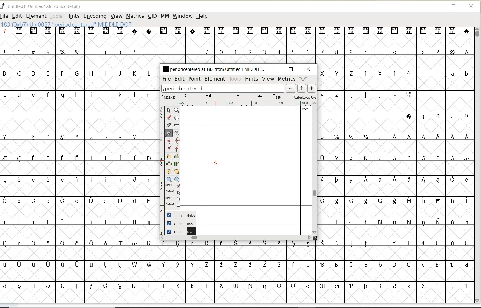 This screenshot has height=308, width=481. I want to click on glyph selected, so click(265, 147).